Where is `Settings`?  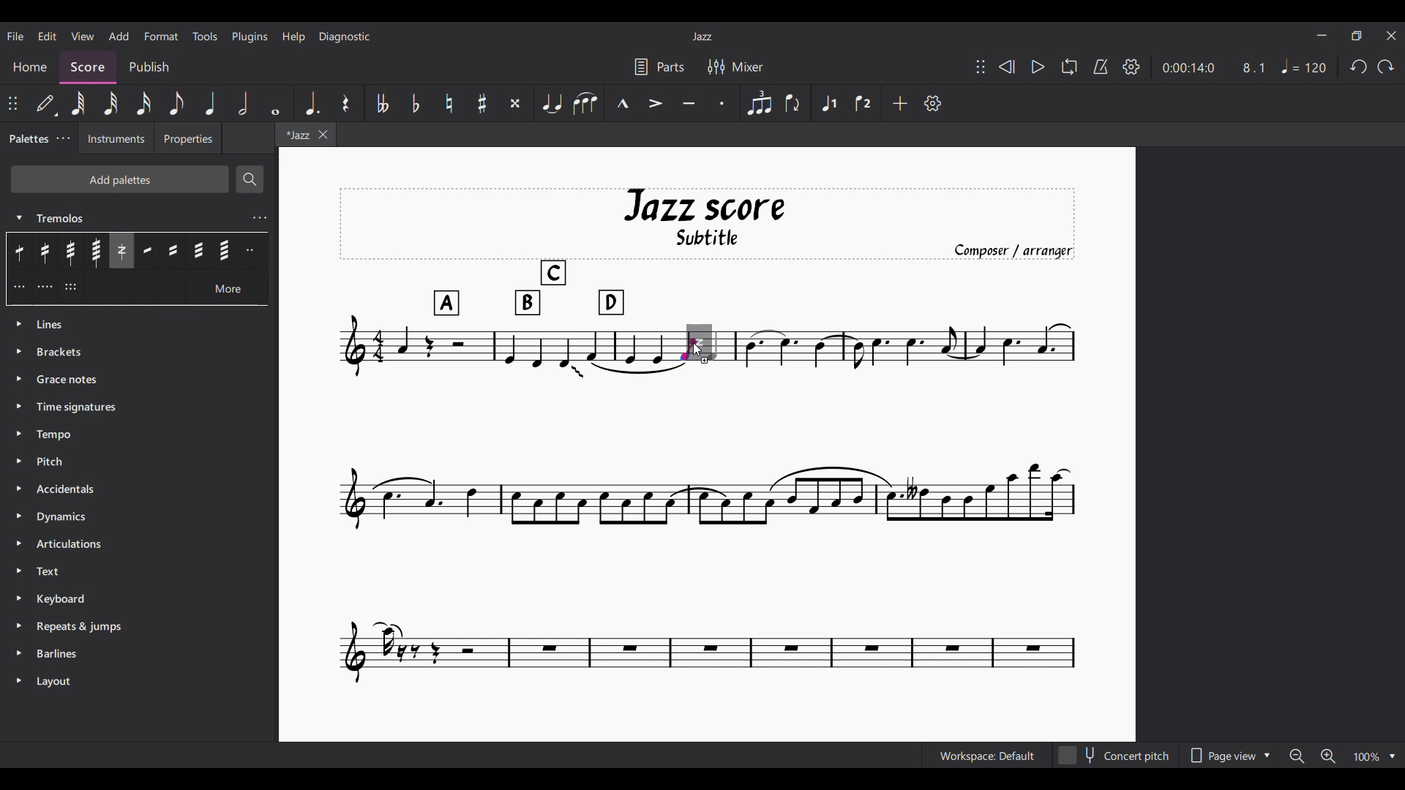 Settings is located at coordinates (1131, 67).